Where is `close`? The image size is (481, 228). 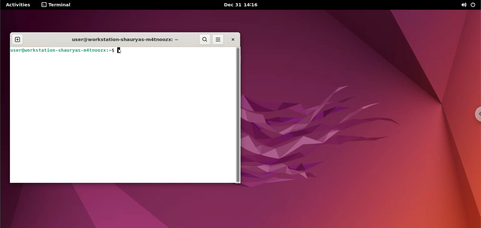
close is located at coordinates (232, 40).